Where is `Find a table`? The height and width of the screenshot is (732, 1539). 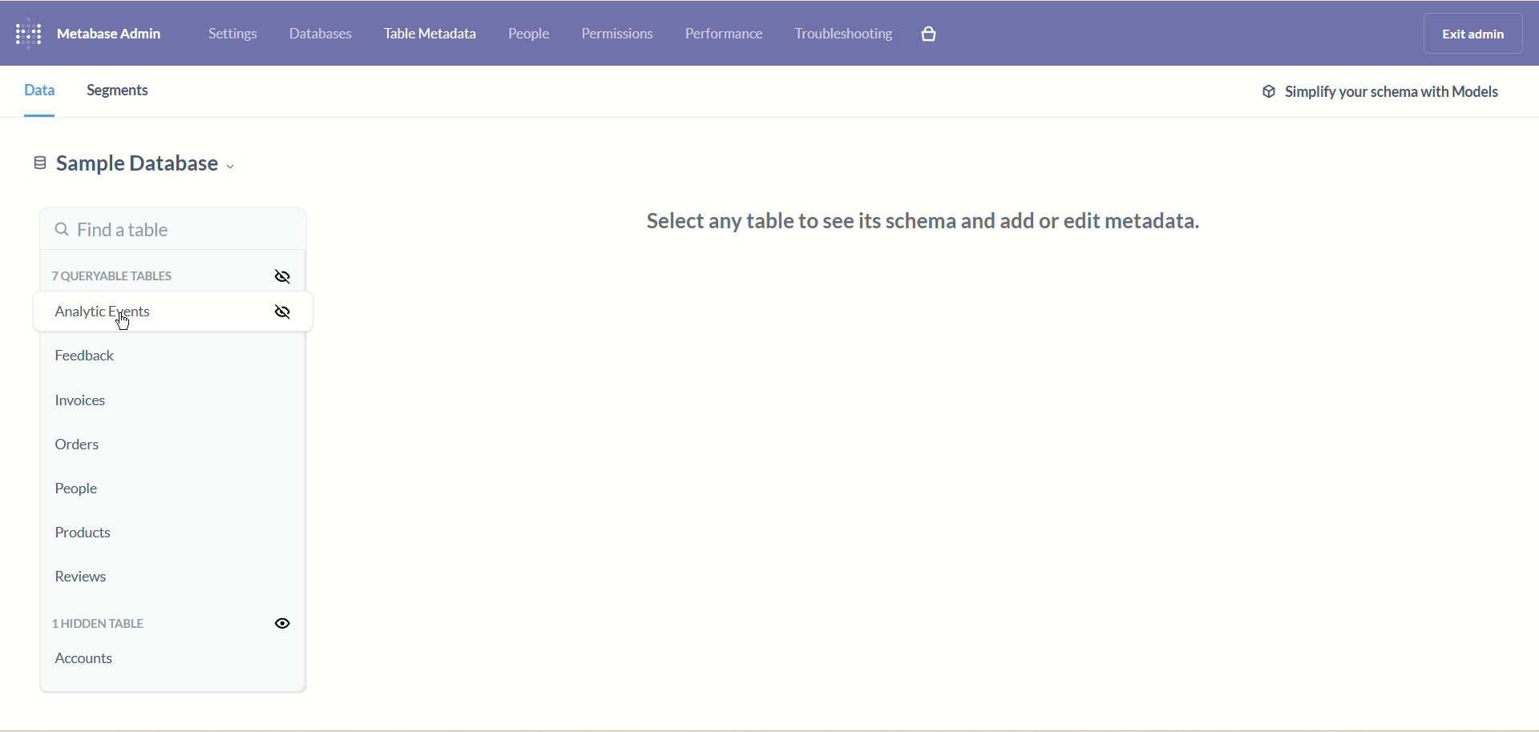
Find a table is located at coordinates (168, 228).